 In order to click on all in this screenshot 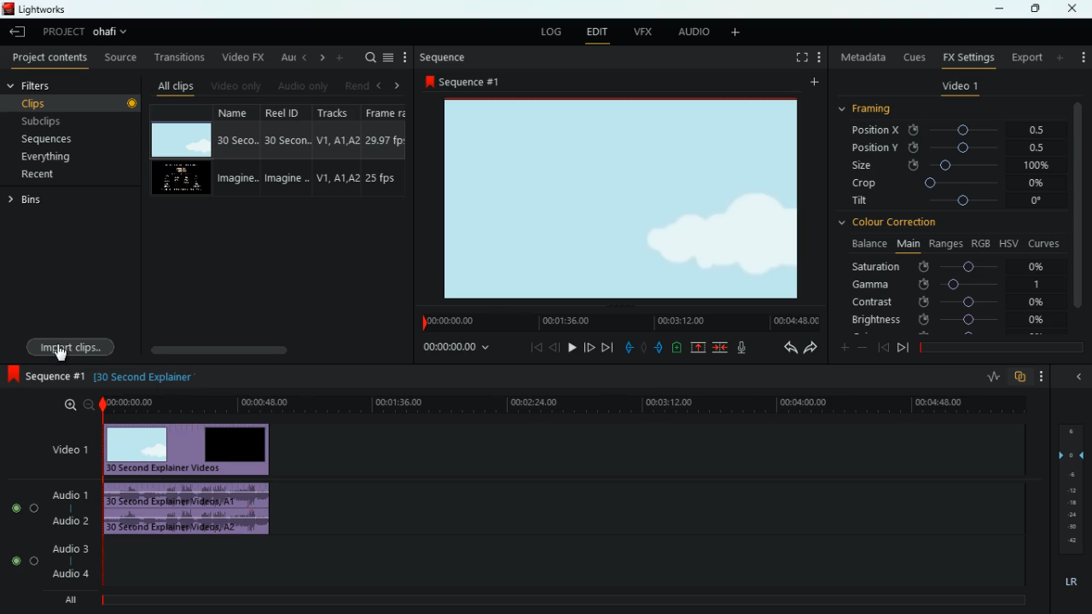, I will do `click(67, 599)`.